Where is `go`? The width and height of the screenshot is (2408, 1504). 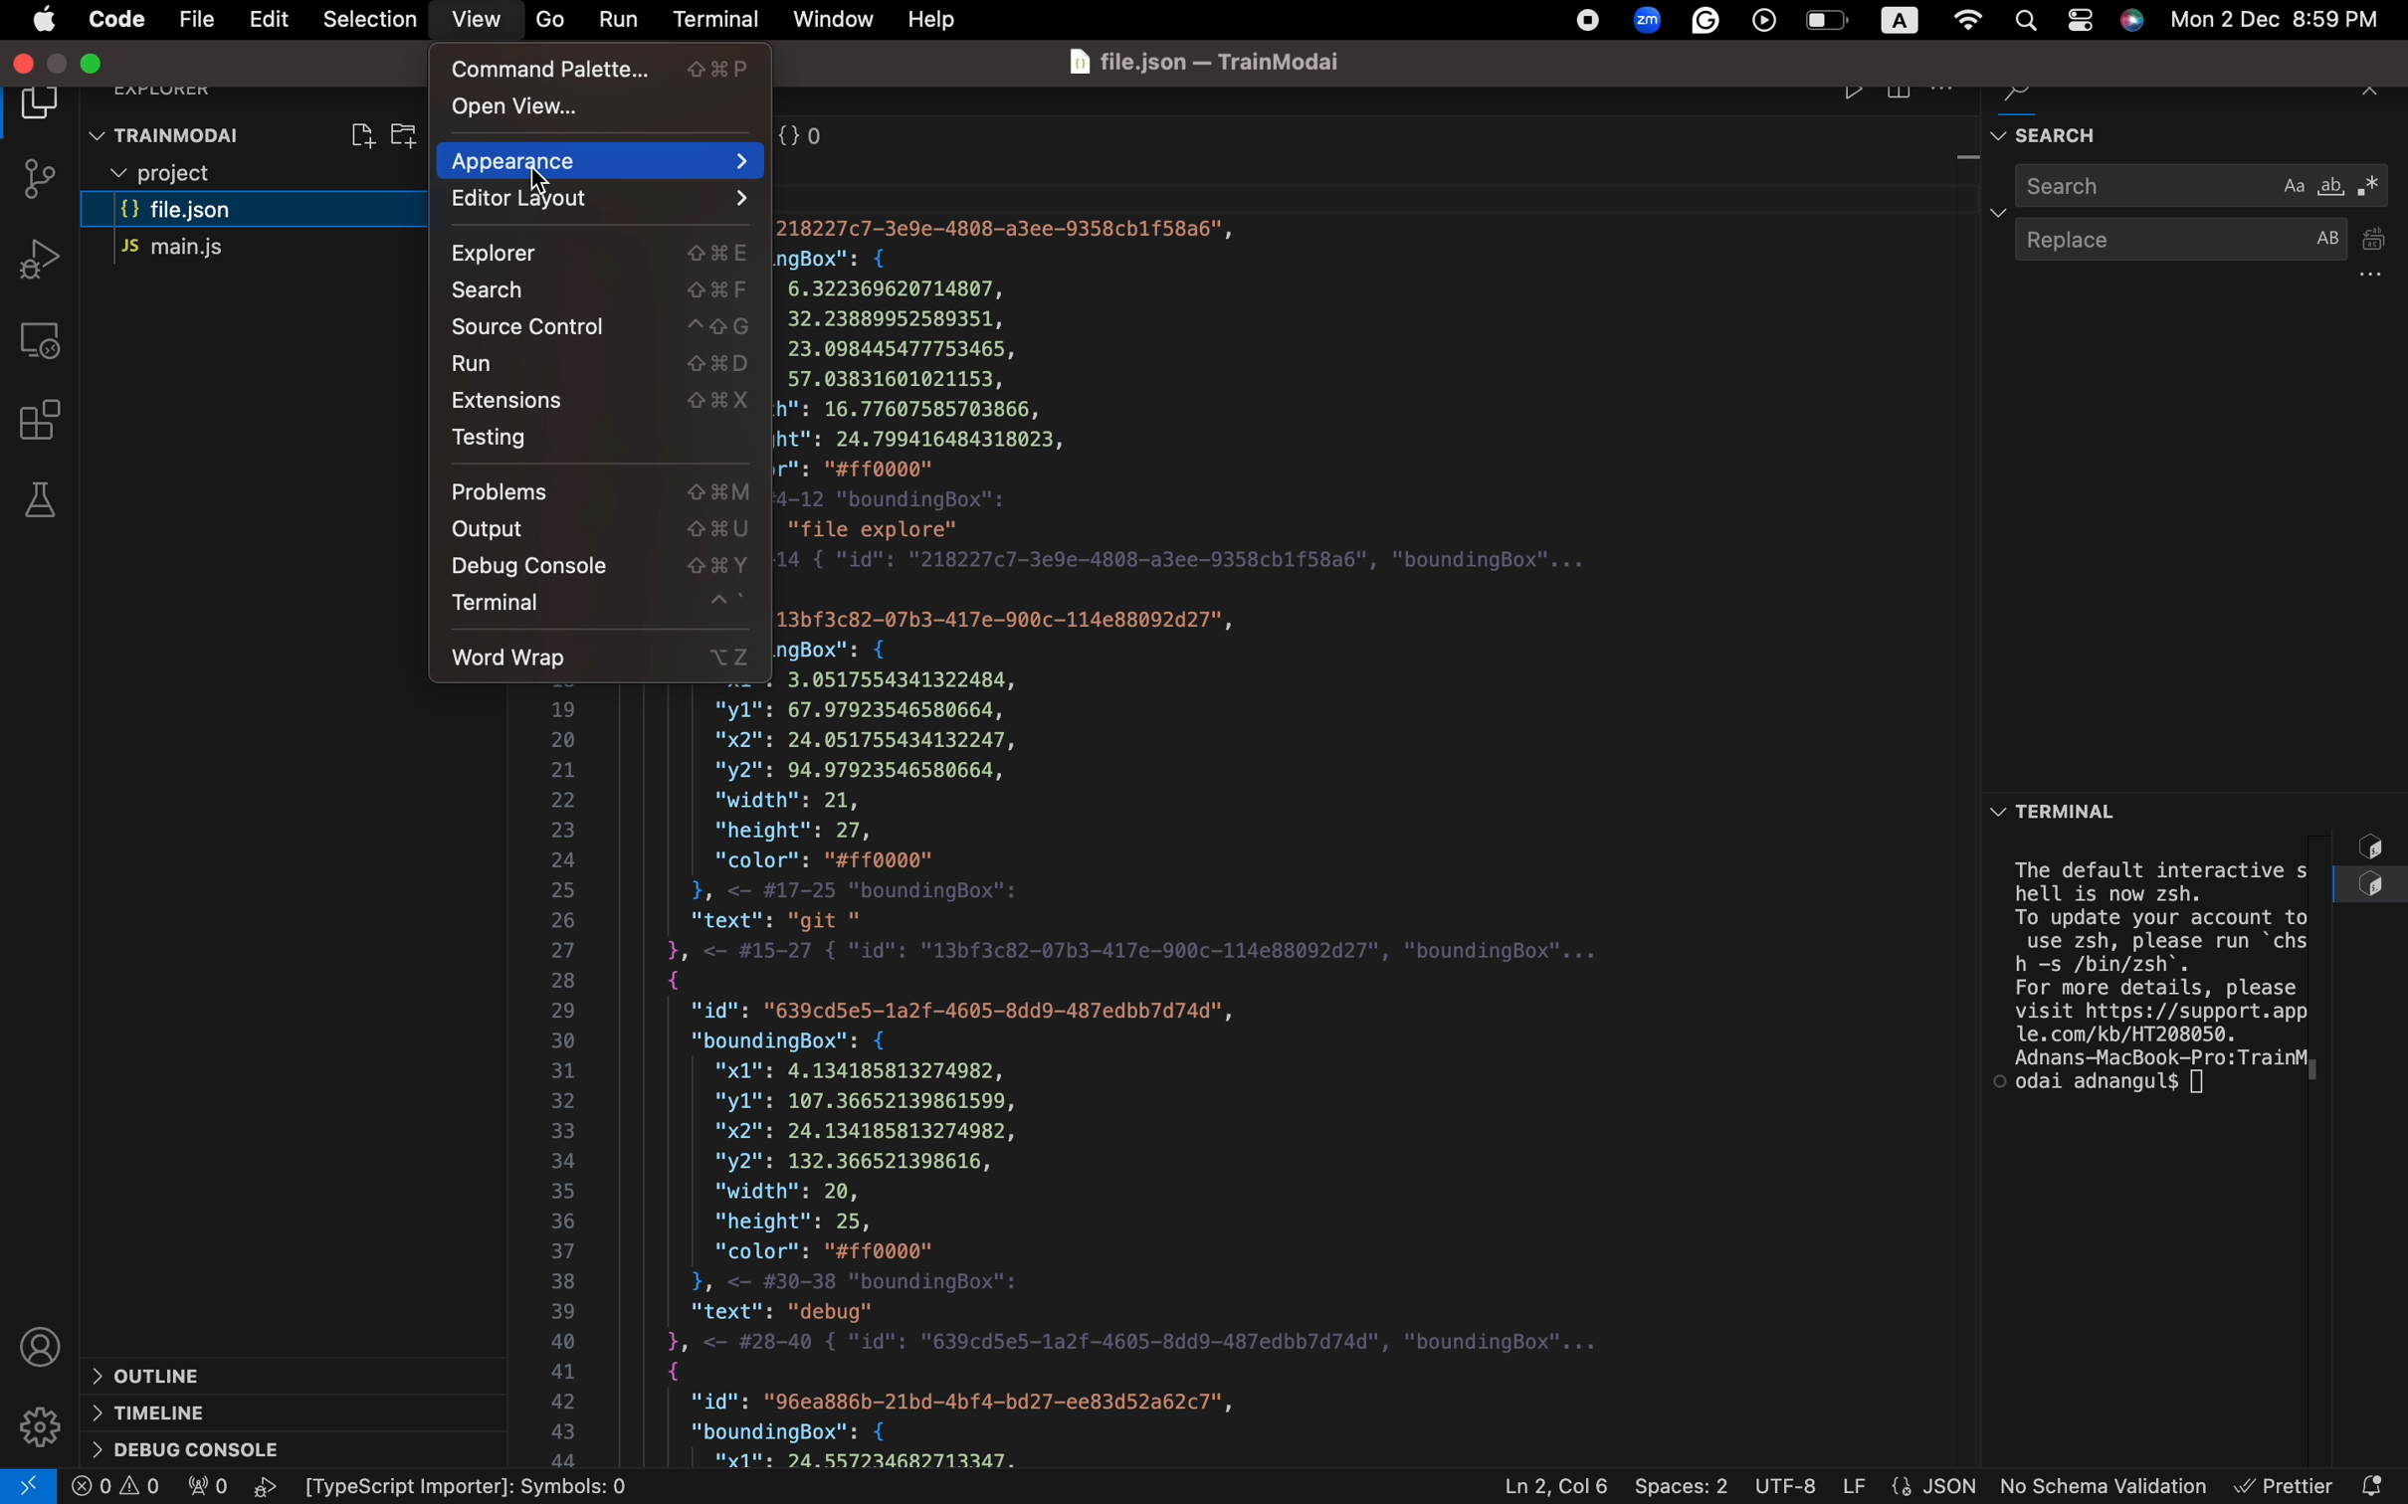 go is located at coordinates (547, 18).